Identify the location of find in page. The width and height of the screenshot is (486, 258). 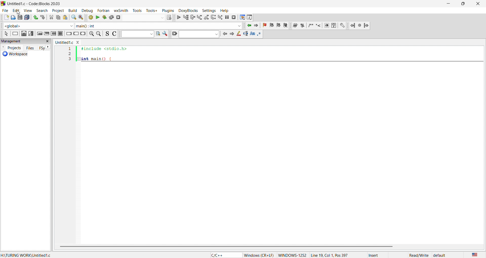
(157, 34).